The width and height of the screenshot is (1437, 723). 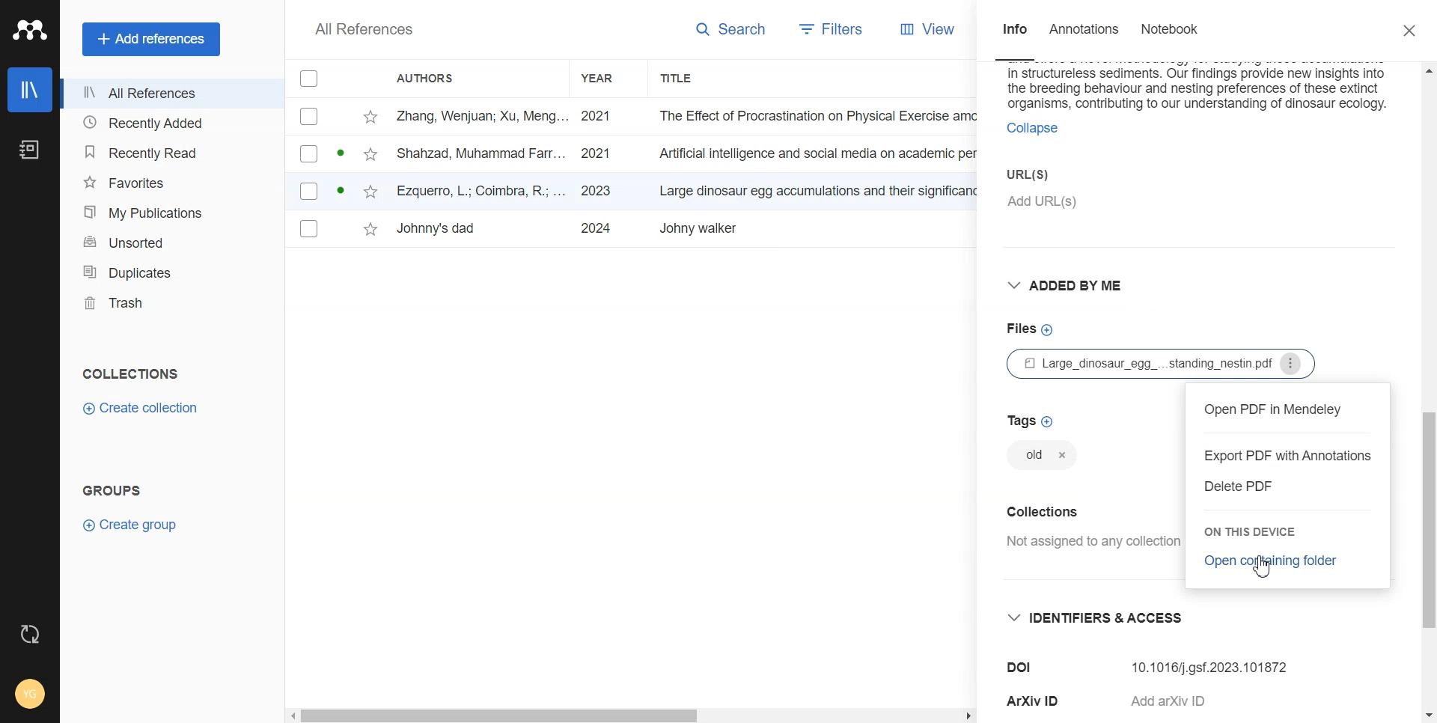 I want to click on PDF File, so click(x=1164, y=363).